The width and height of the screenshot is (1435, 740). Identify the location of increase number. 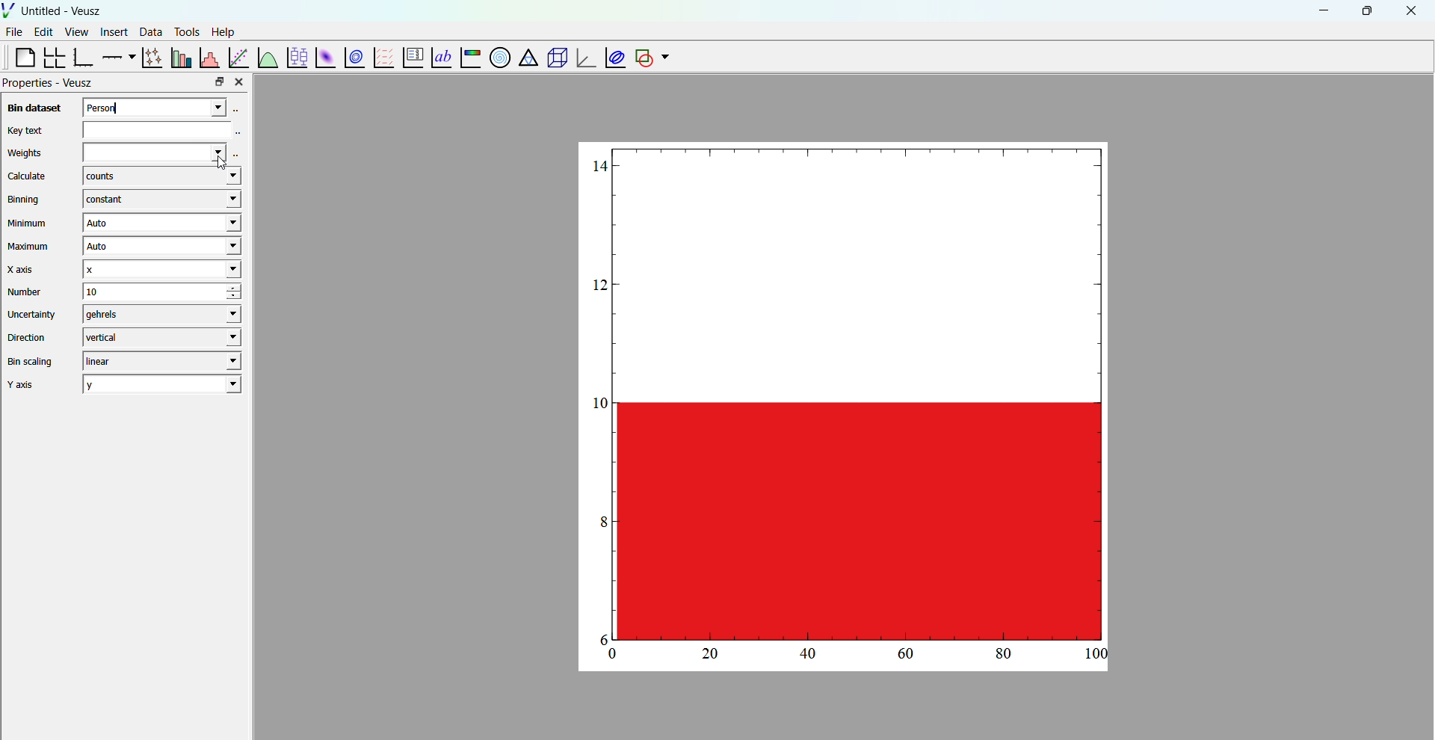
(244, 288).